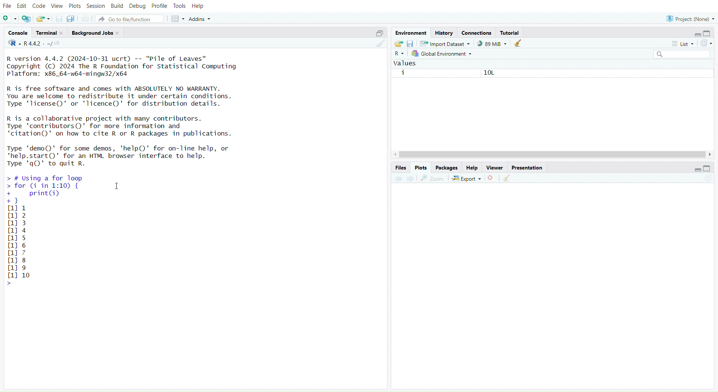 The height and width of the screenshot is (392, 718). Describe the element at coordinates (197, 7) in the screenshot. I see `help` at that location.